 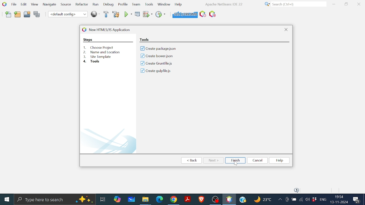 I want to click on Add folder, so click(x=17, y=14).